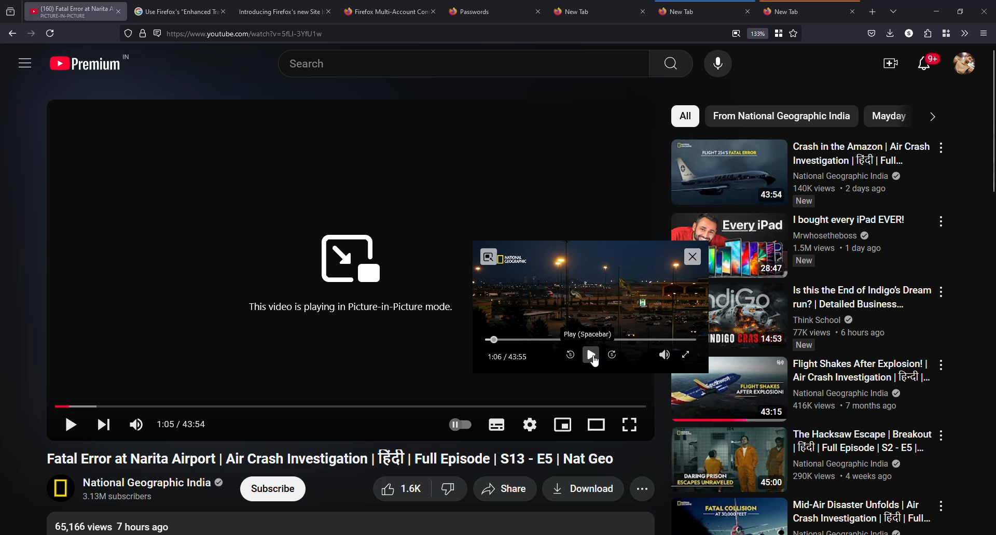  Describe the element at coordinates (473, 12) in the screenshot. I see `Passwords tab` at that location.